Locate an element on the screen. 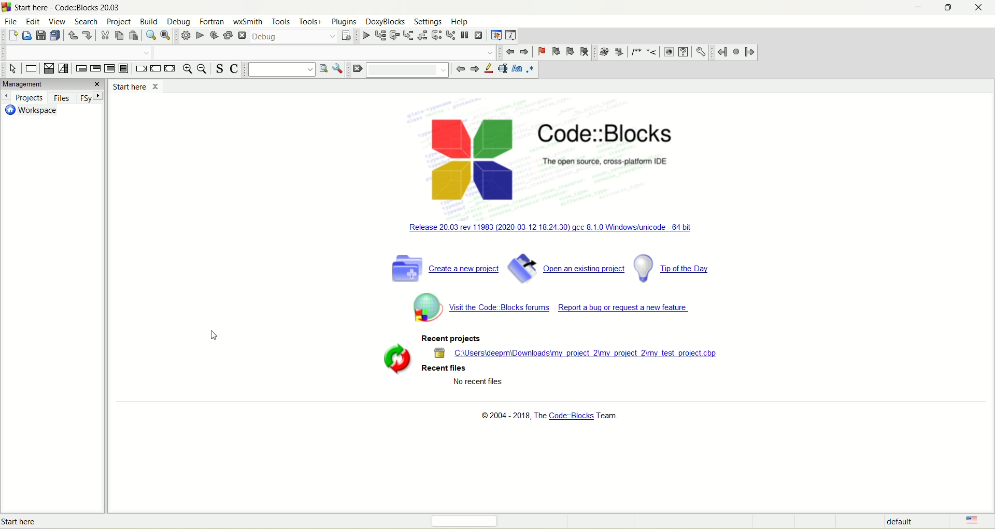 Image resolution: width=995 pixels, height=529 pixels. help is located at coordinates (459, 22).